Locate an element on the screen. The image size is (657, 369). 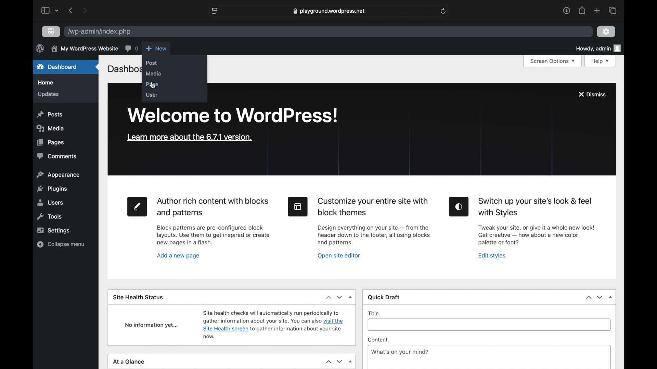
learn more about the version 6.7.1 is located at coordinates (190, 138).